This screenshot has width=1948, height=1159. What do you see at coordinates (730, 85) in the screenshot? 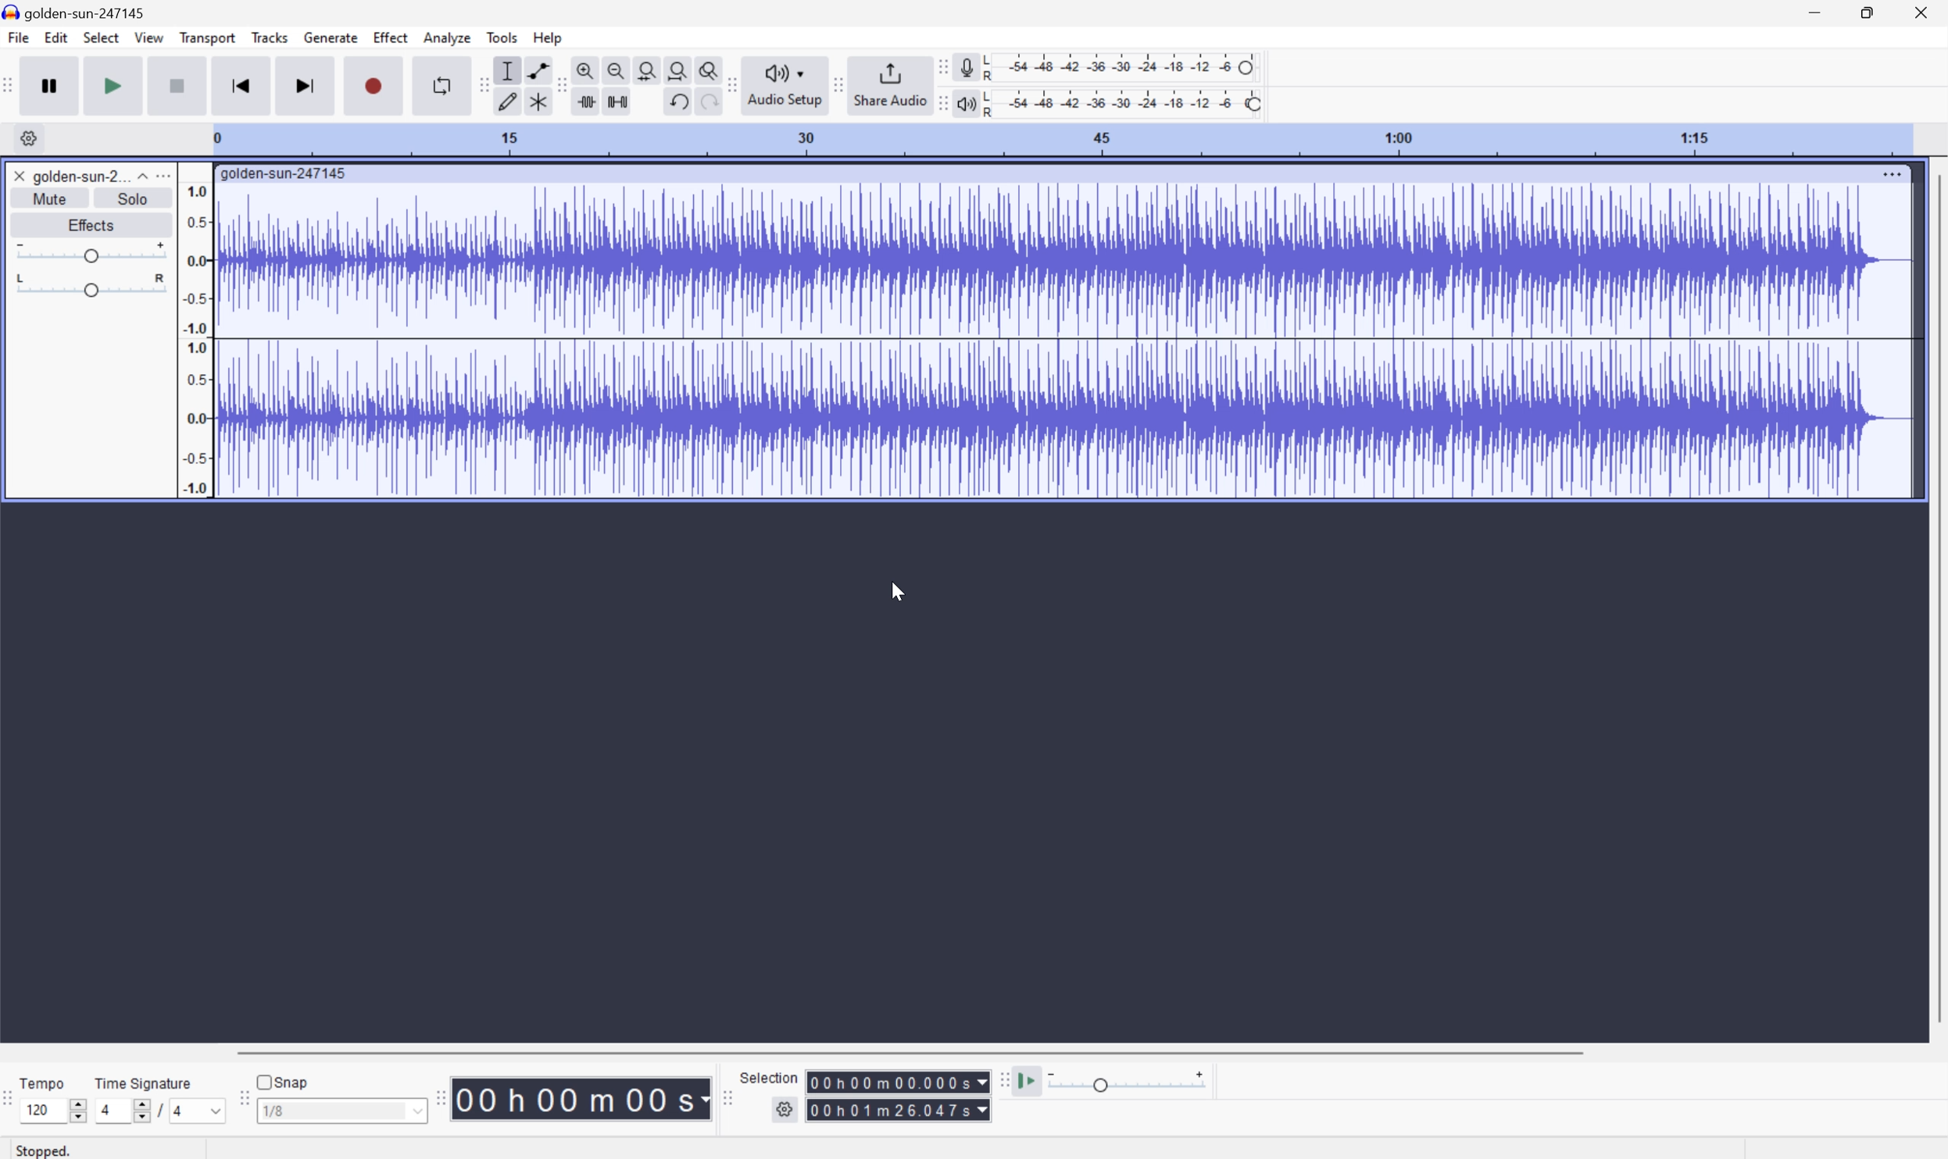
I see `Audacity audio setup toolbar` at bounding box center [730, 85].